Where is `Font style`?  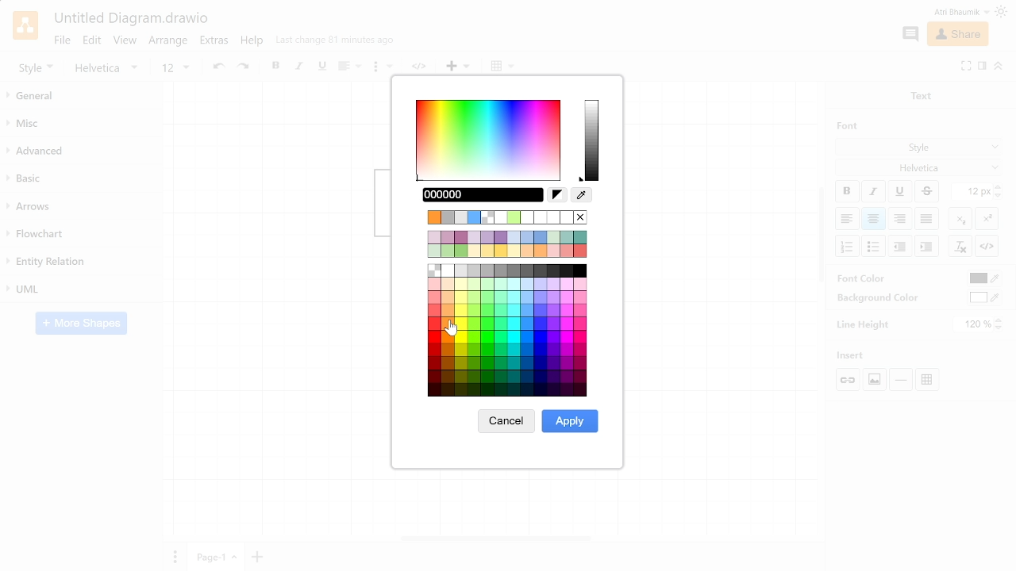
Font style is located at coordinates (920, 148).